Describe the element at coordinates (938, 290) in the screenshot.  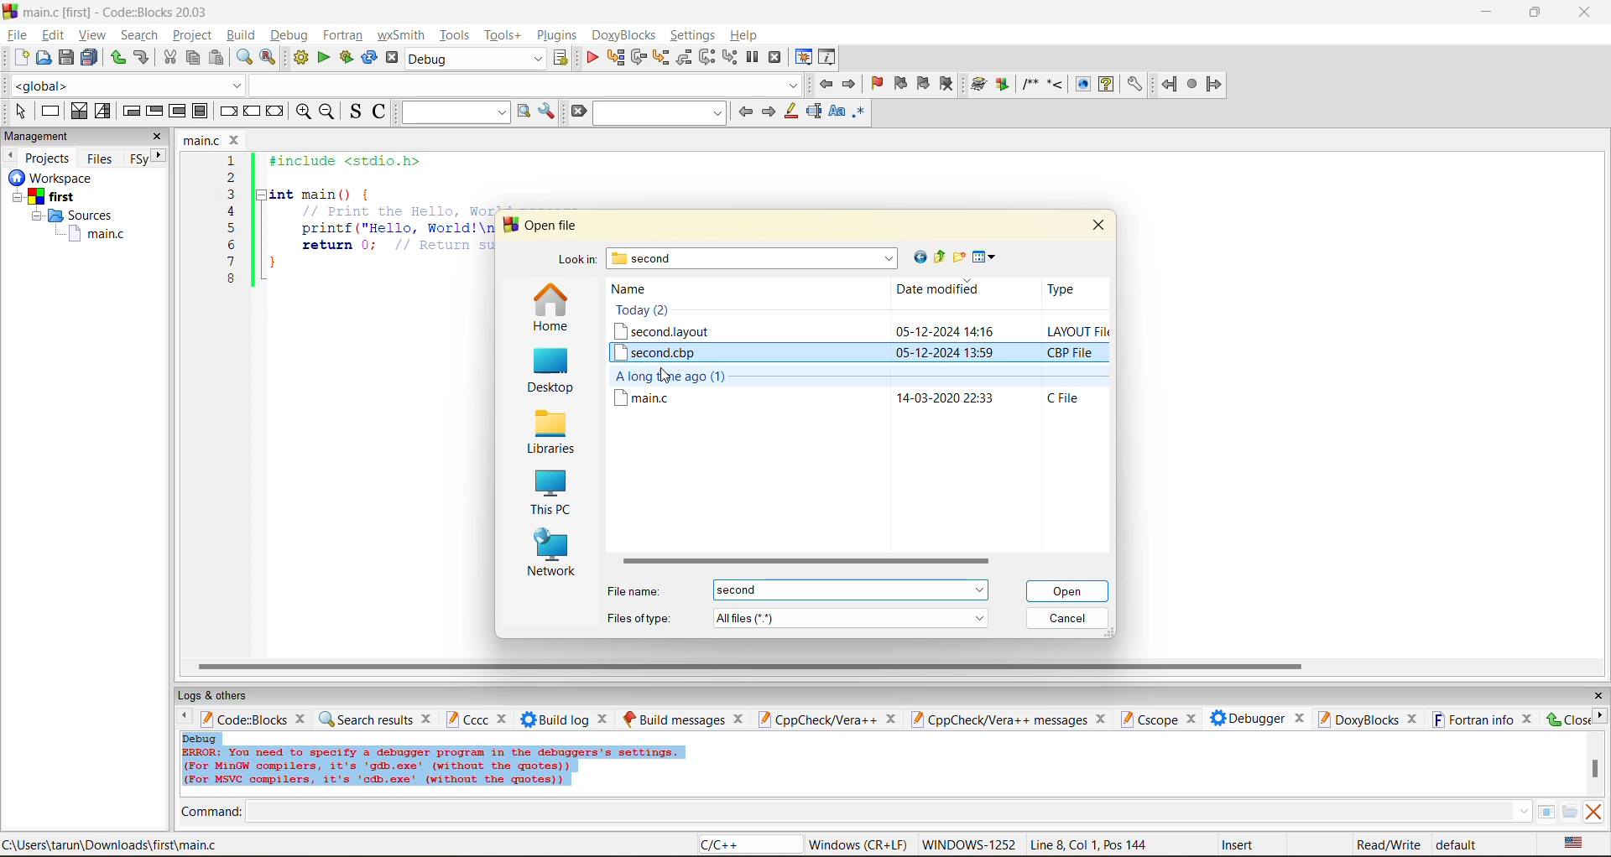
I see `date modified` at that location.